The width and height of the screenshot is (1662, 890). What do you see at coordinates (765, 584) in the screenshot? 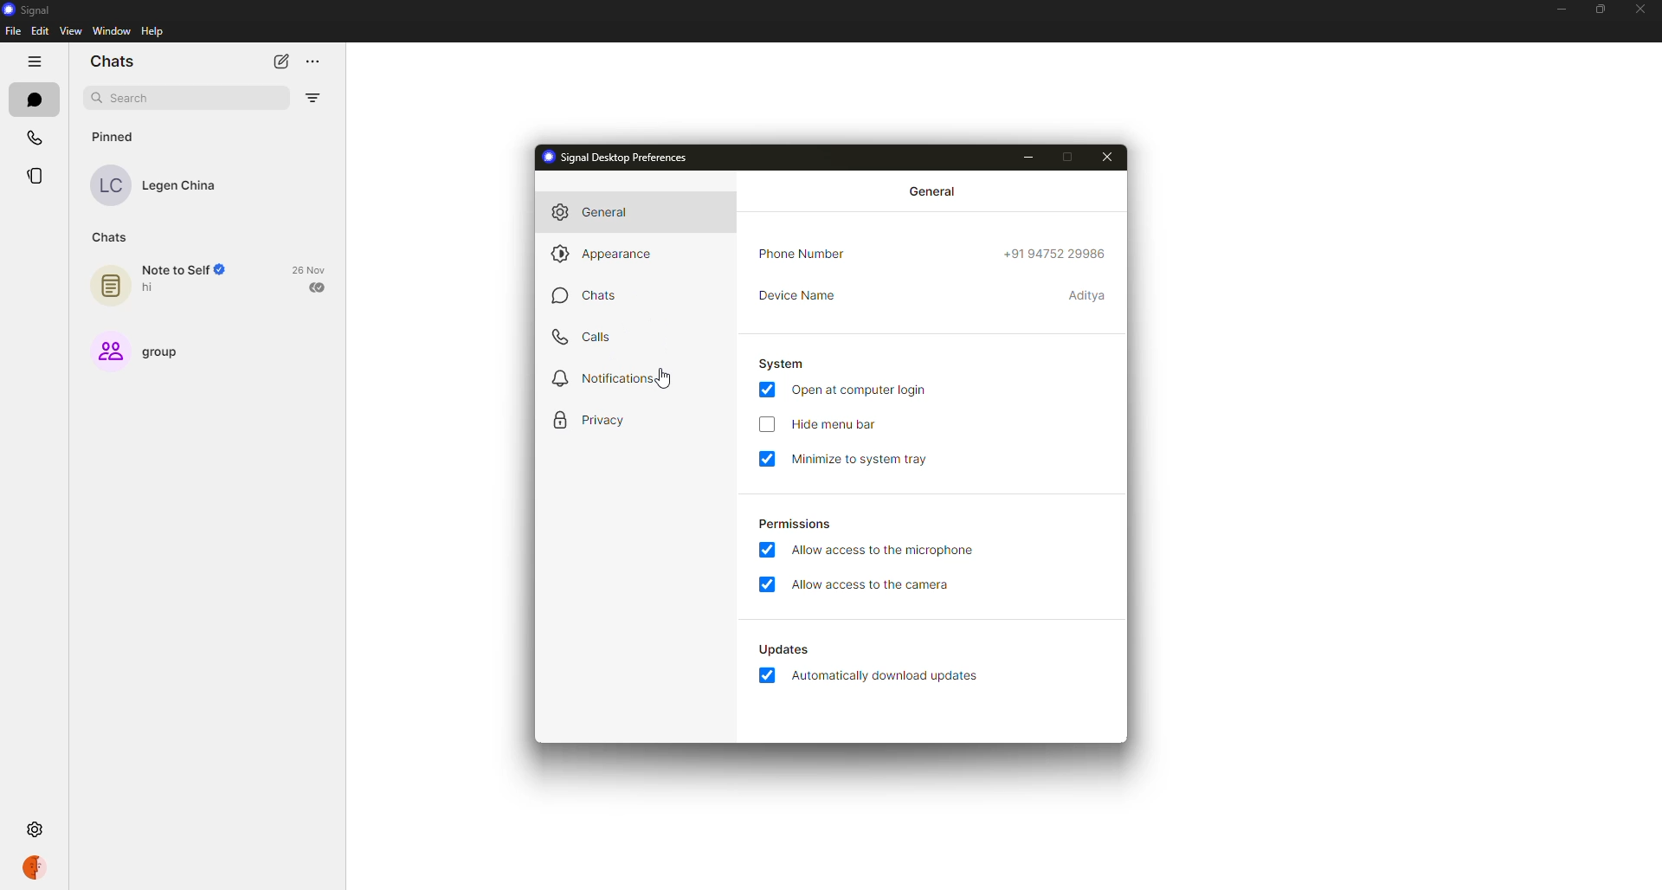
I see `enabled` at bounding box center [765, 584].